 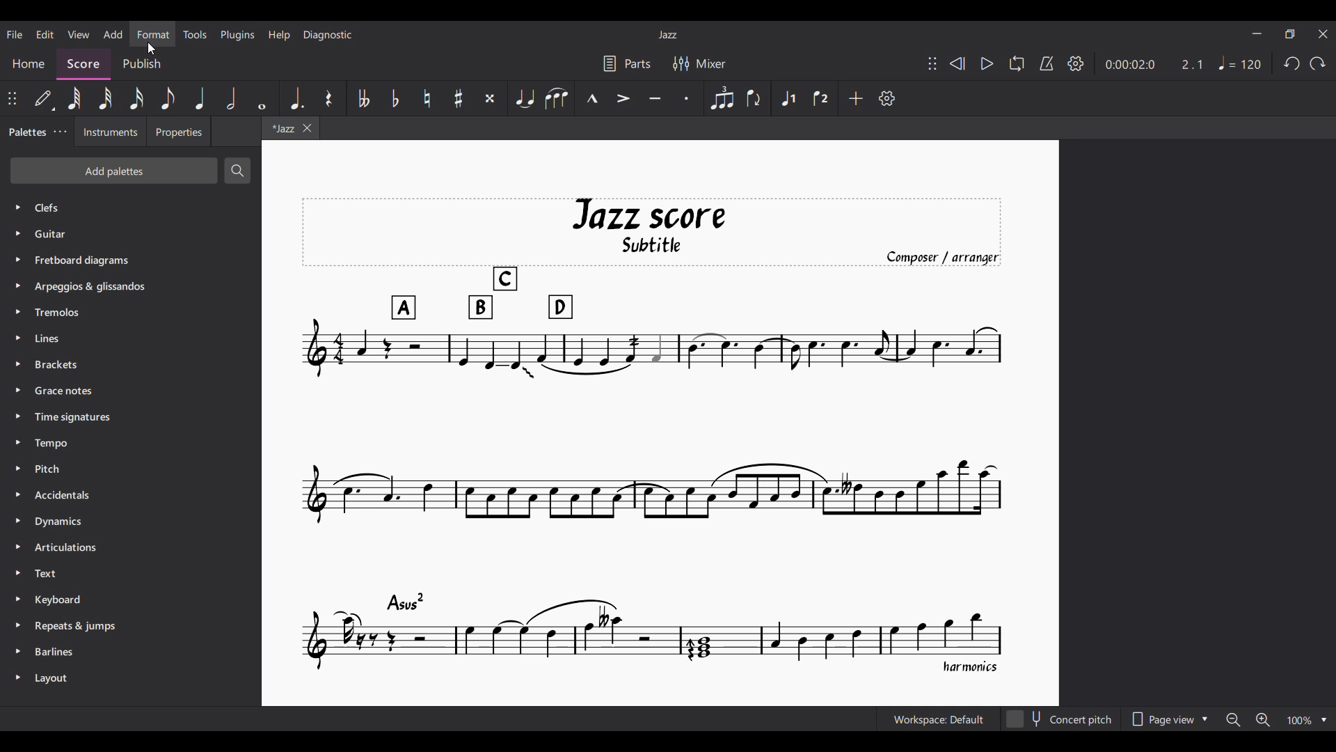 What do you see at coordinates (56, 315) in the screenshot?
I see `Tremolos` at bounding box center [56, 315].